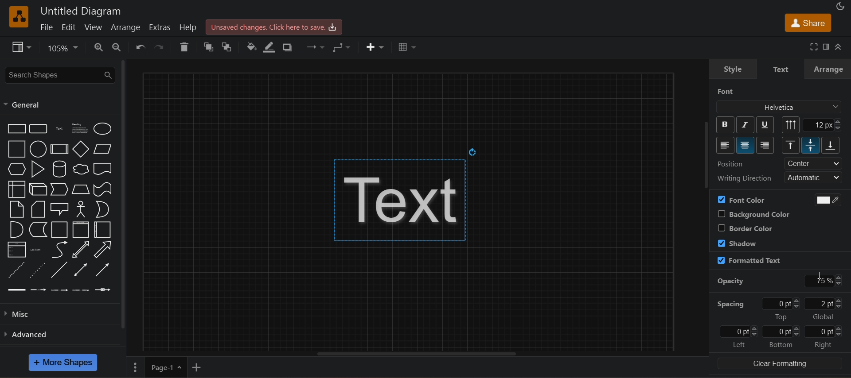  I want to click on horizontal scroll bar, so click(408, 354).